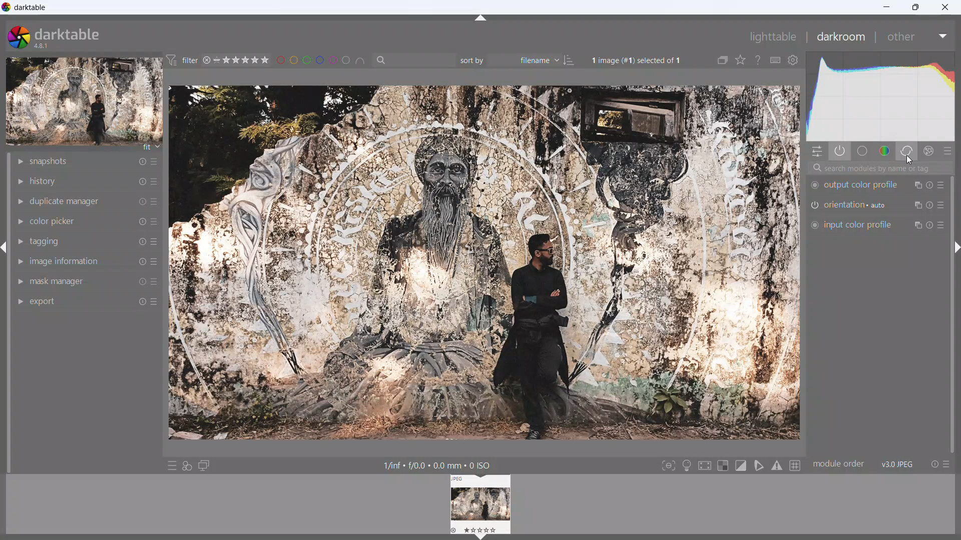 Image resolution: width=961 pixels, height=540 pixels. Describe the element at coordinates (142, 181) in the screenshot. I see `reset` at that location.